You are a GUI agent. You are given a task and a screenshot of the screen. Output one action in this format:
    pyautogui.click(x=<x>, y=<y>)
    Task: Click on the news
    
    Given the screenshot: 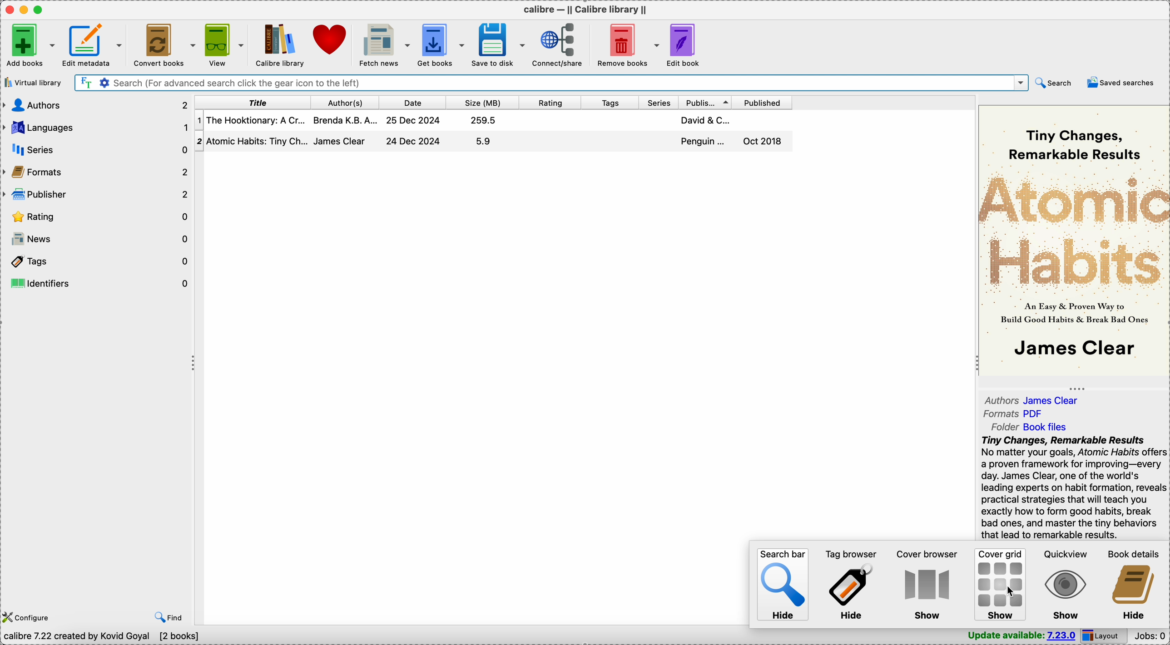 What is the action you would take?
    pyautogui.click(x=97, y=240)
    